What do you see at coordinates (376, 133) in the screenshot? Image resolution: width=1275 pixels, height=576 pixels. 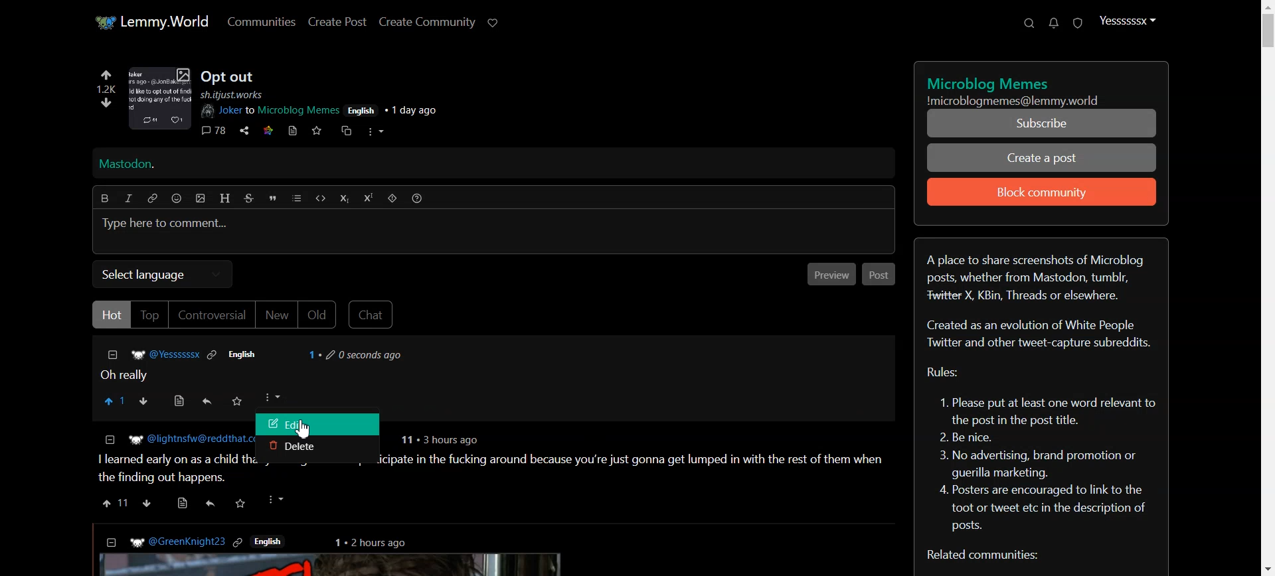 I see `more` at bounding box center [376, 133].